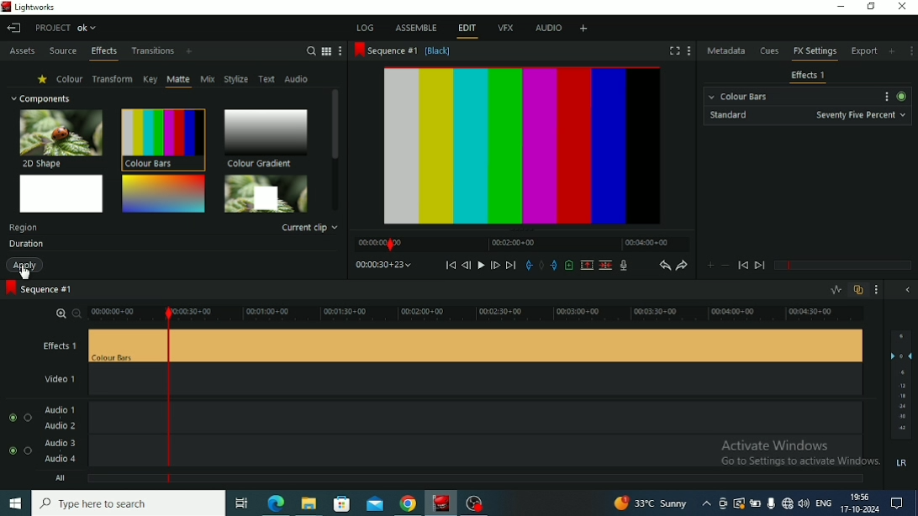 The image size is (918, 516). What do you see at coordinates (439, 52) in the screenshot?
I see `Black` at bounding box center [439, 52].